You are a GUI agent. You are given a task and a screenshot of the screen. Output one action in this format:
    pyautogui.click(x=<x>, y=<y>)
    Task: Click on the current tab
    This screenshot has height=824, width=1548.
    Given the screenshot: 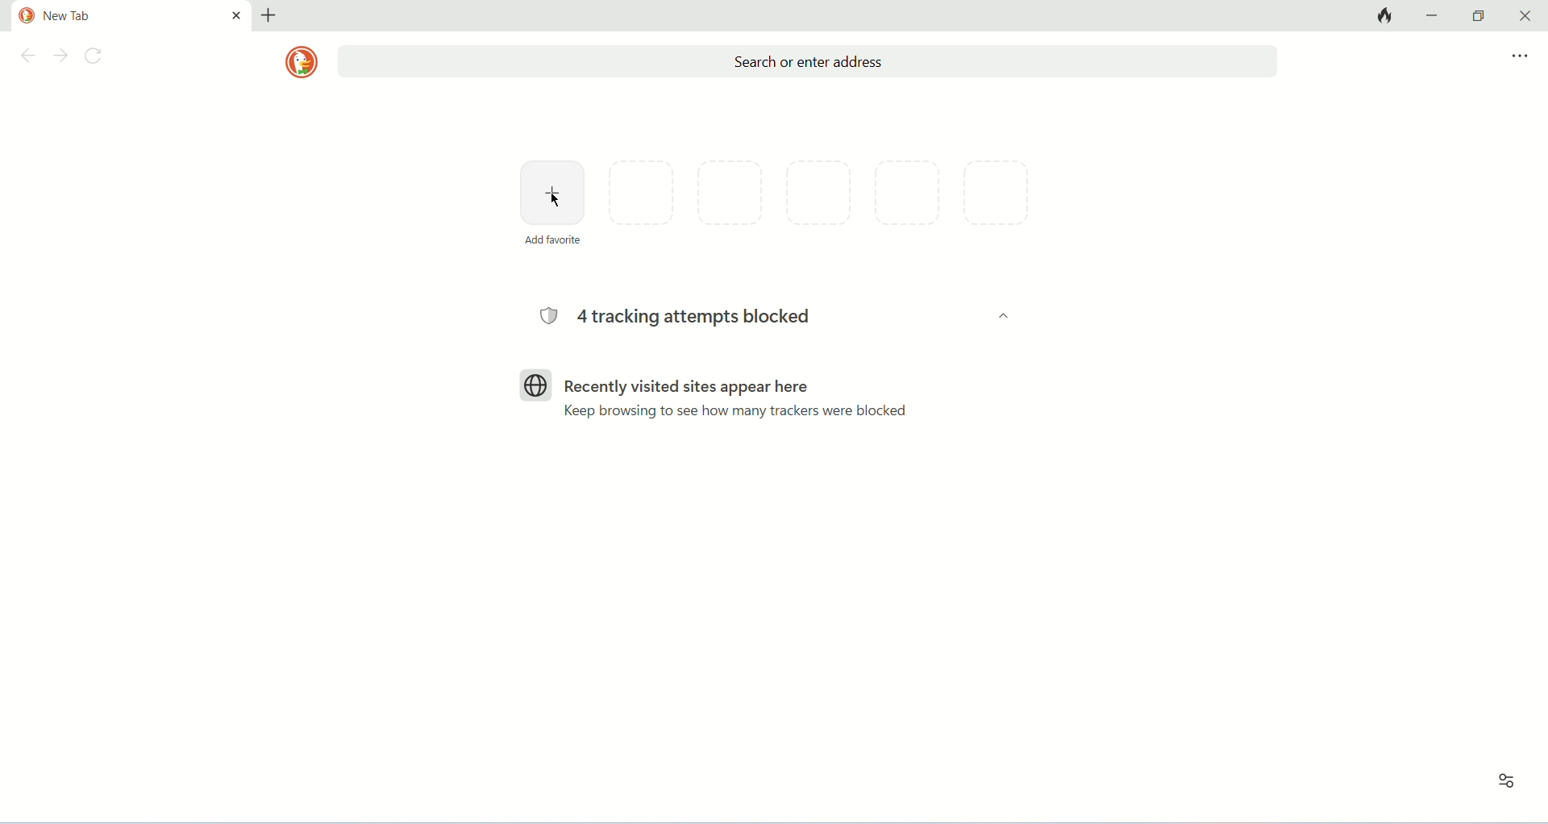 What is the action you would take?
    pyautogui.click(x=114, y=16)
    